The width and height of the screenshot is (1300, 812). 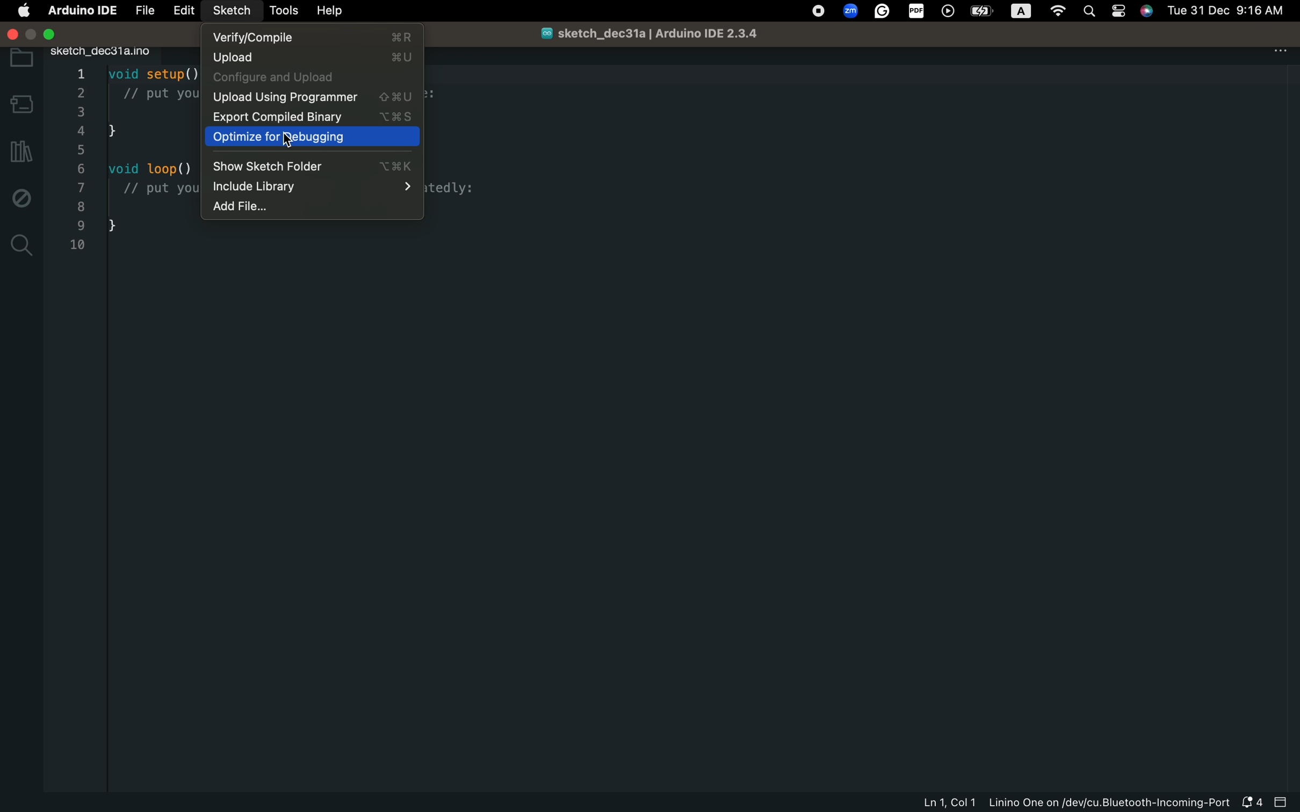 I want to click on library manager, so click(x=20, y=154).